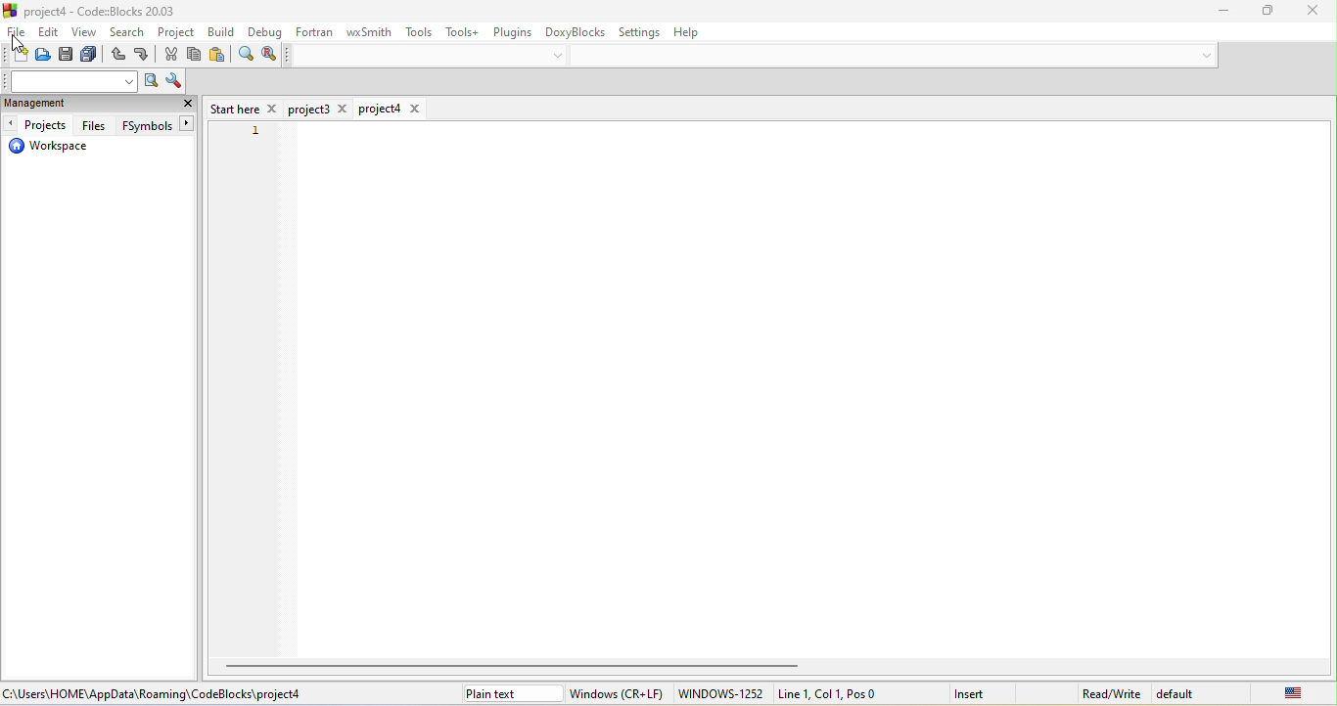 The image size is (1337, 706). Describe the element at coordinates (576, 30) in the screenshot. I see `doxyblocks` at that location.